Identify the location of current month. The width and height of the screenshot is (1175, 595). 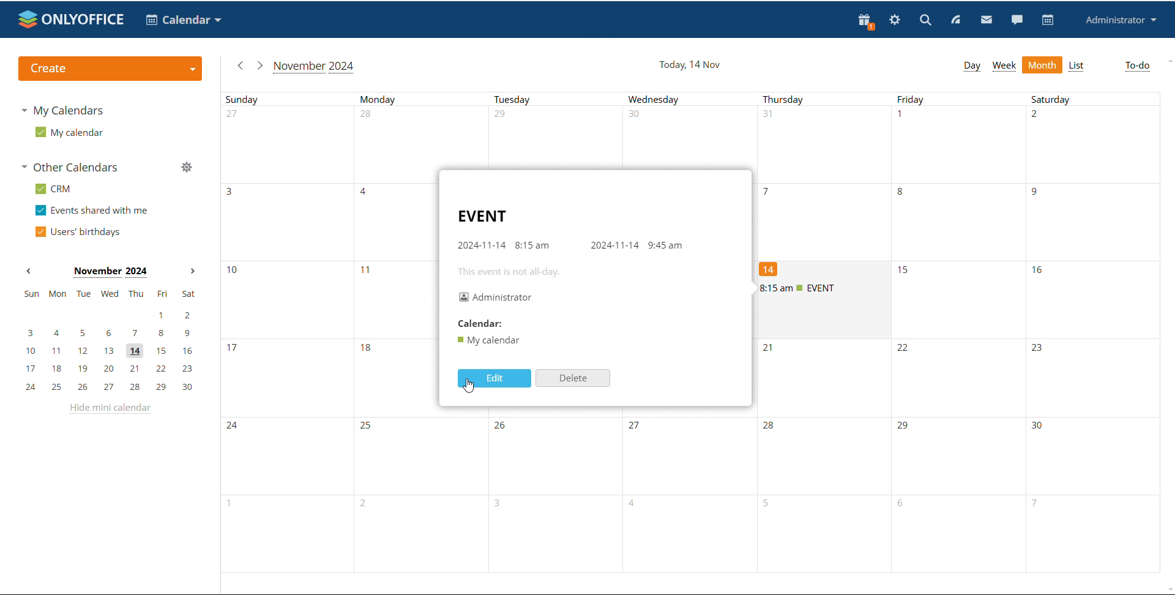
(315, 67).